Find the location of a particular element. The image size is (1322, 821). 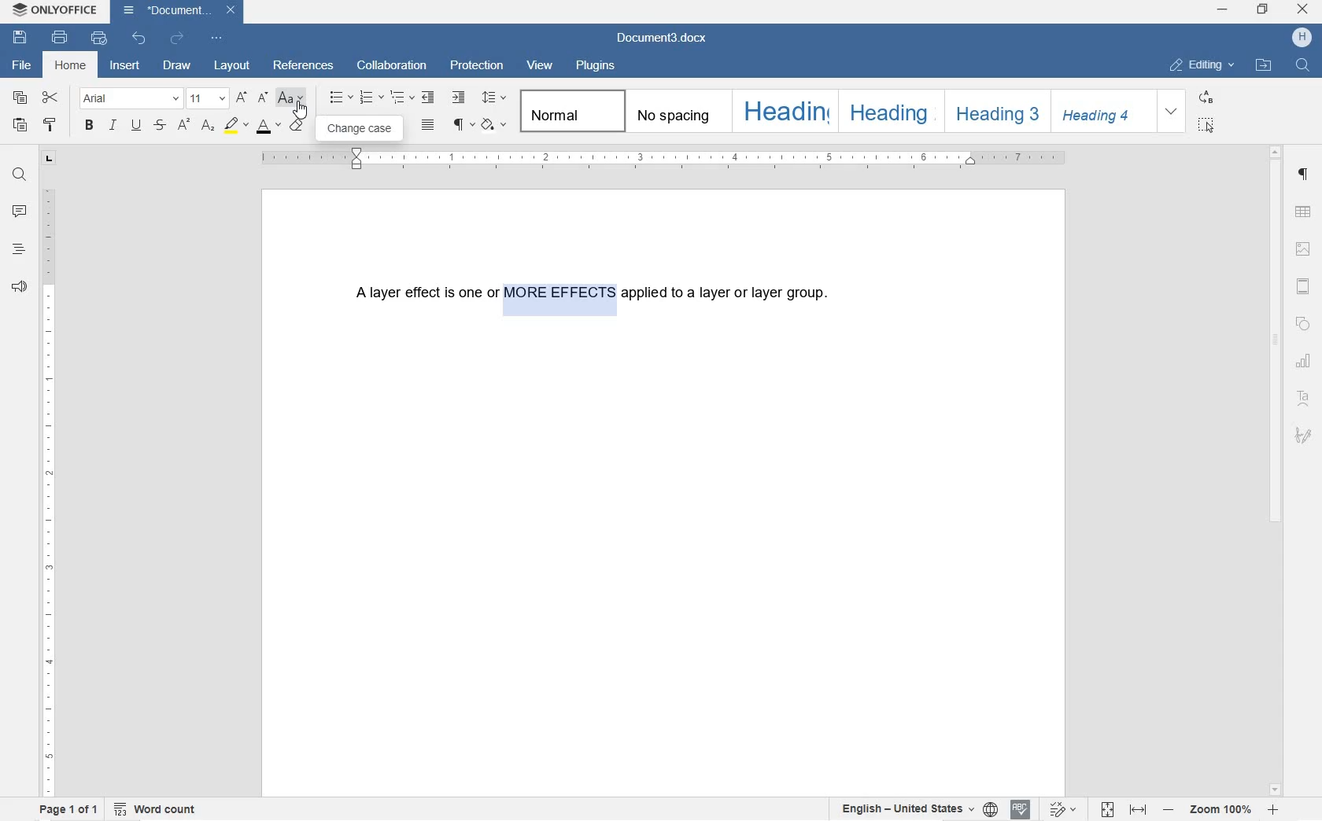

EXPAND FORMATTING STYLE is located at coordinates (1174, 112).